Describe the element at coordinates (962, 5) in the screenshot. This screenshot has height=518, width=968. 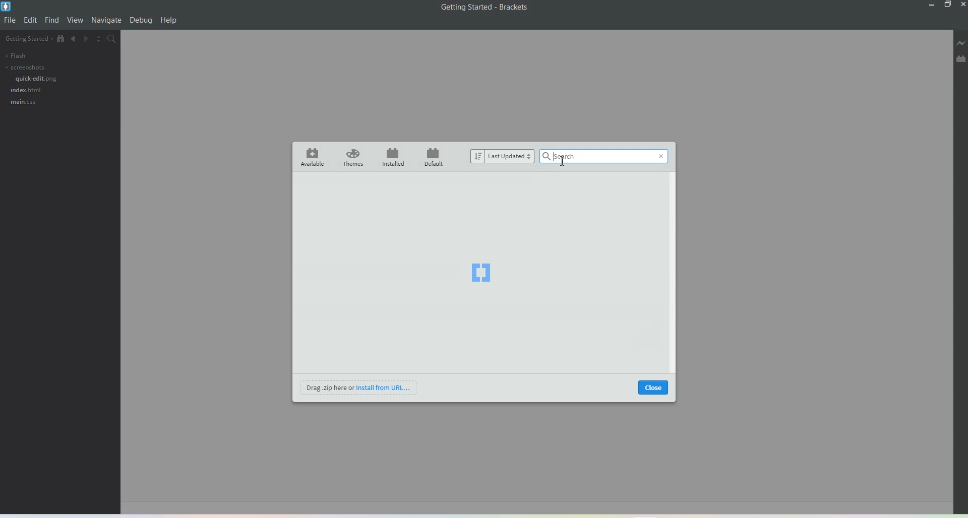
I see `Close` at that location.